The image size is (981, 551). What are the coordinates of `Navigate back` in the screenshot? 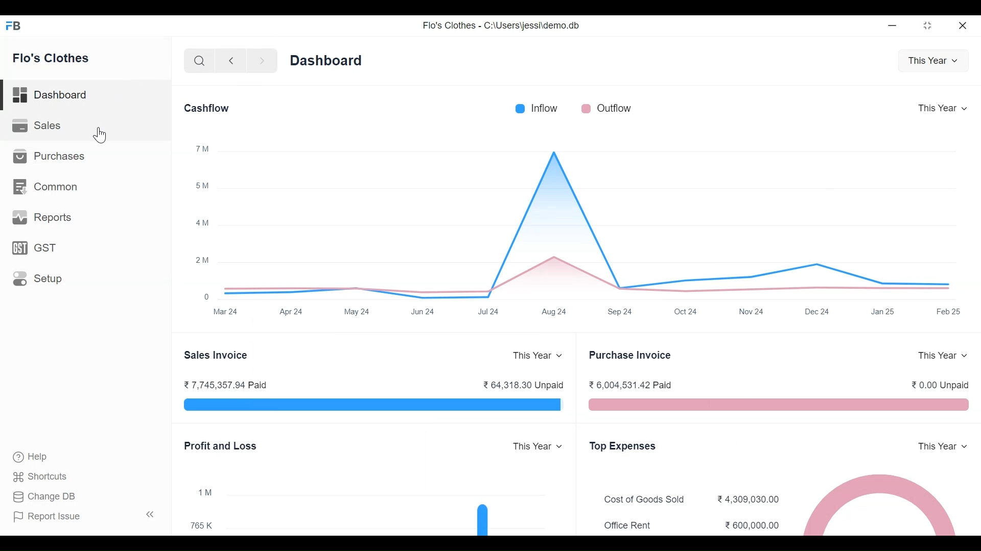 It's located at (230, 60).